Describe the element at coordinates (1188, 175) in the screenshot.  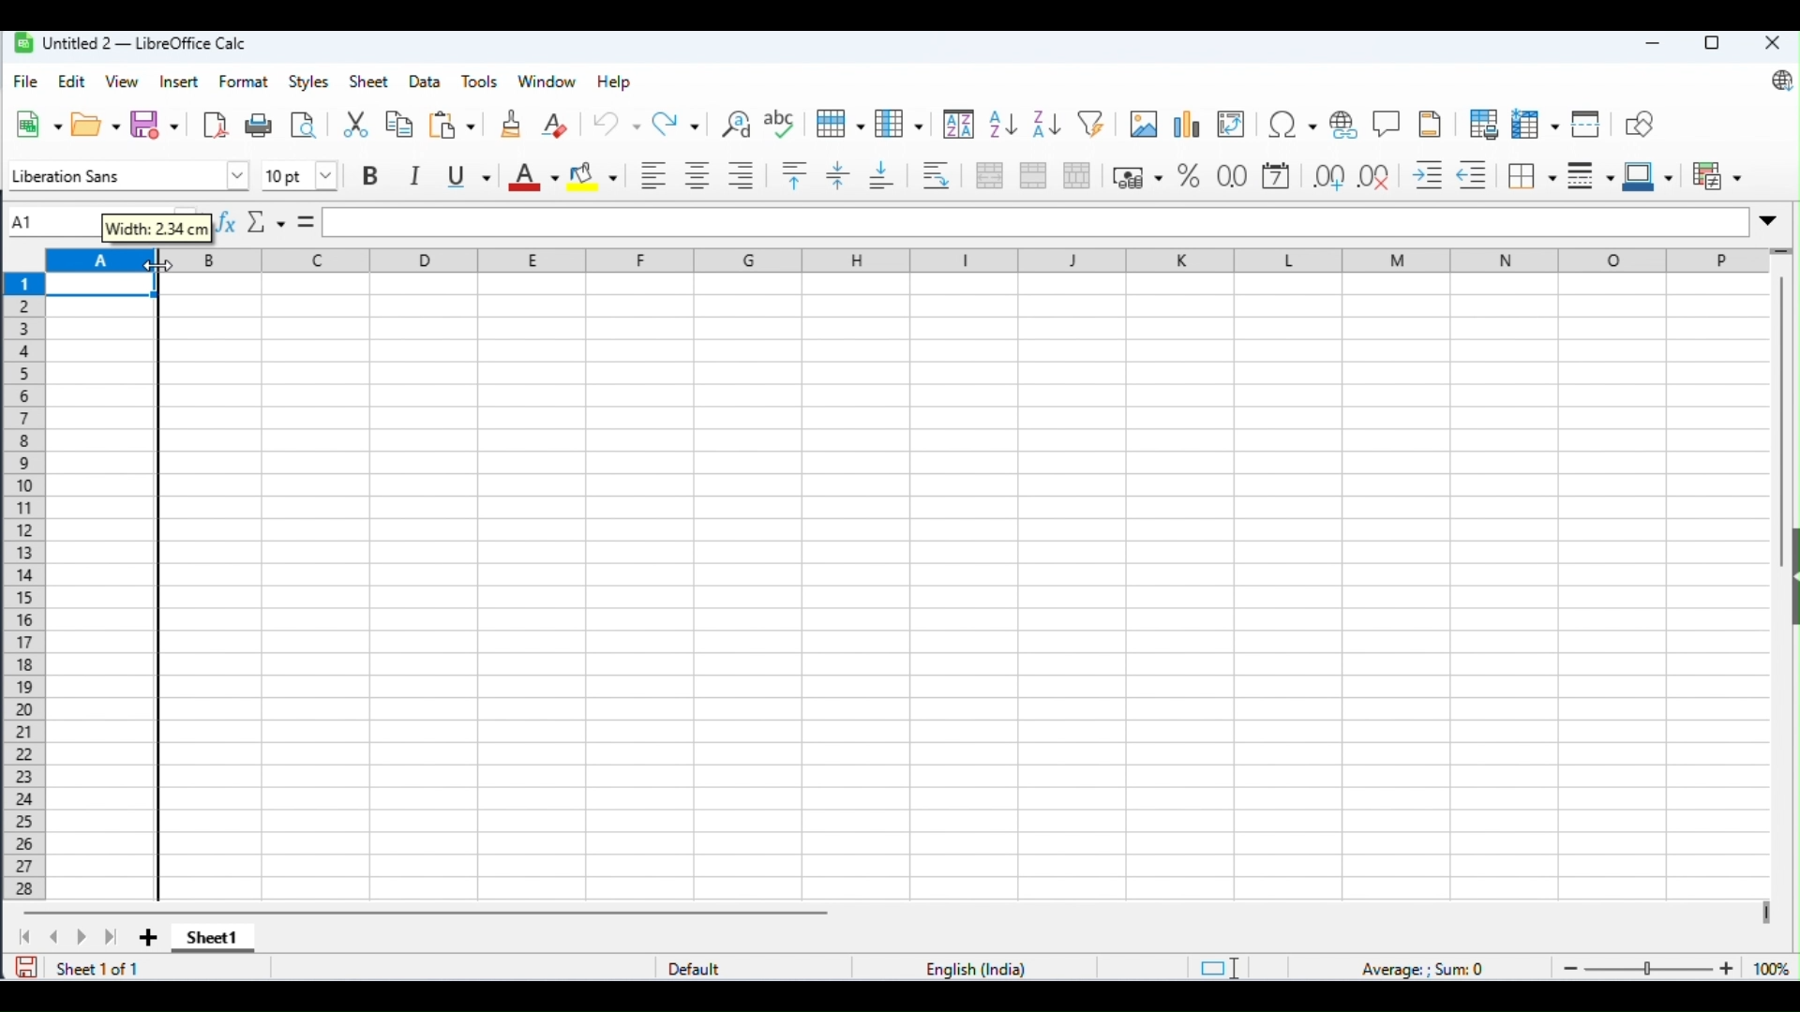
I see `format as percent` at that location.